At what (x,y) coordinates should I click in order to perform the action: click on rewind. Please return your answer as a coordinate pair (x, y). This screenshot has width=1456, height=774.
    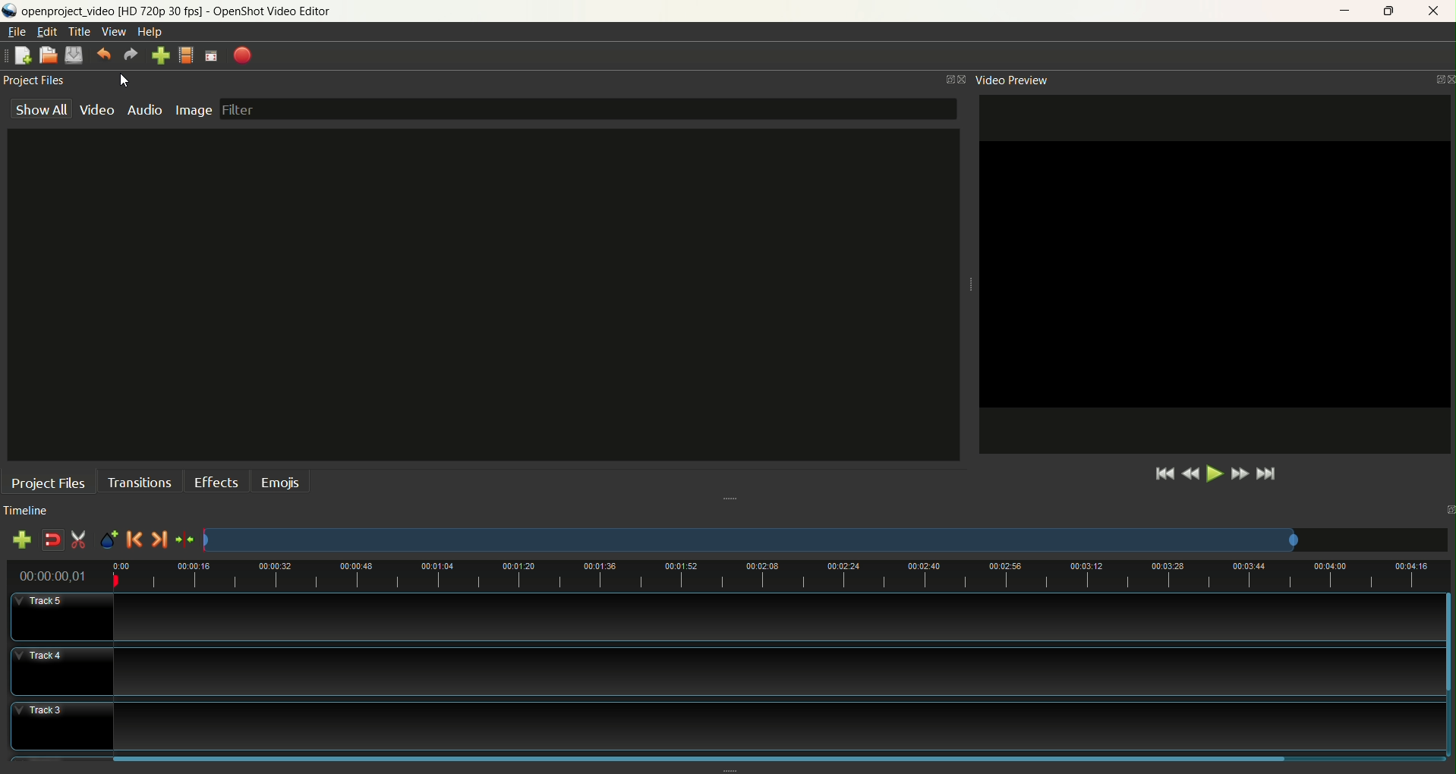
    Looking at the image, I should click on (1190, 473).